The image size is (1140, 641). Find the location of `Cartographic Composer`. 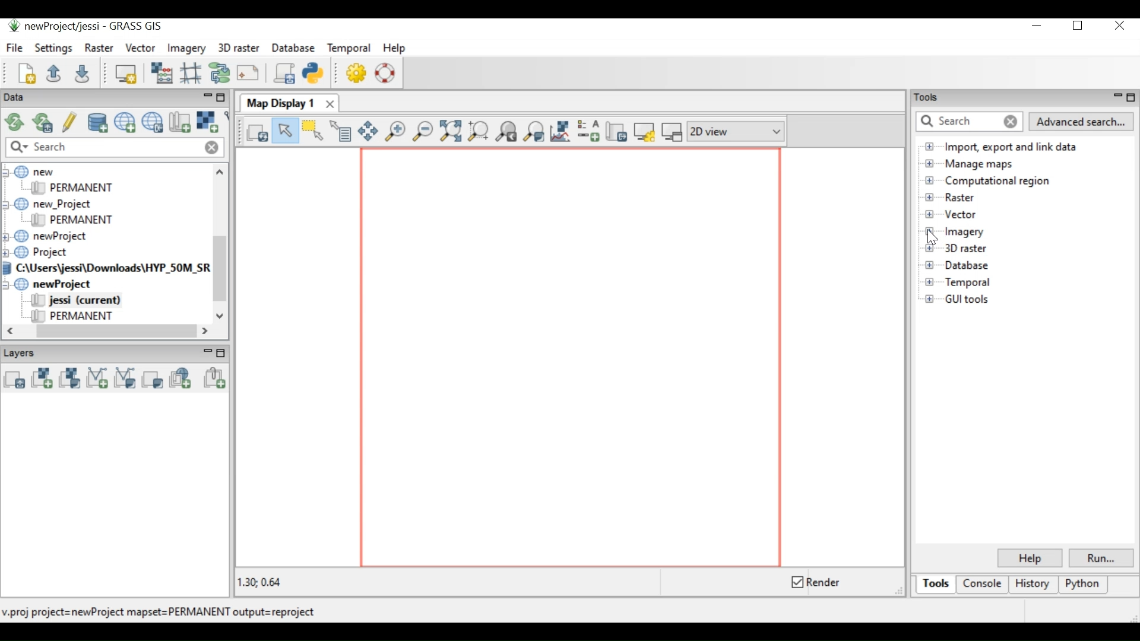

Cartographic Composer is located at coordinates (248, 73).